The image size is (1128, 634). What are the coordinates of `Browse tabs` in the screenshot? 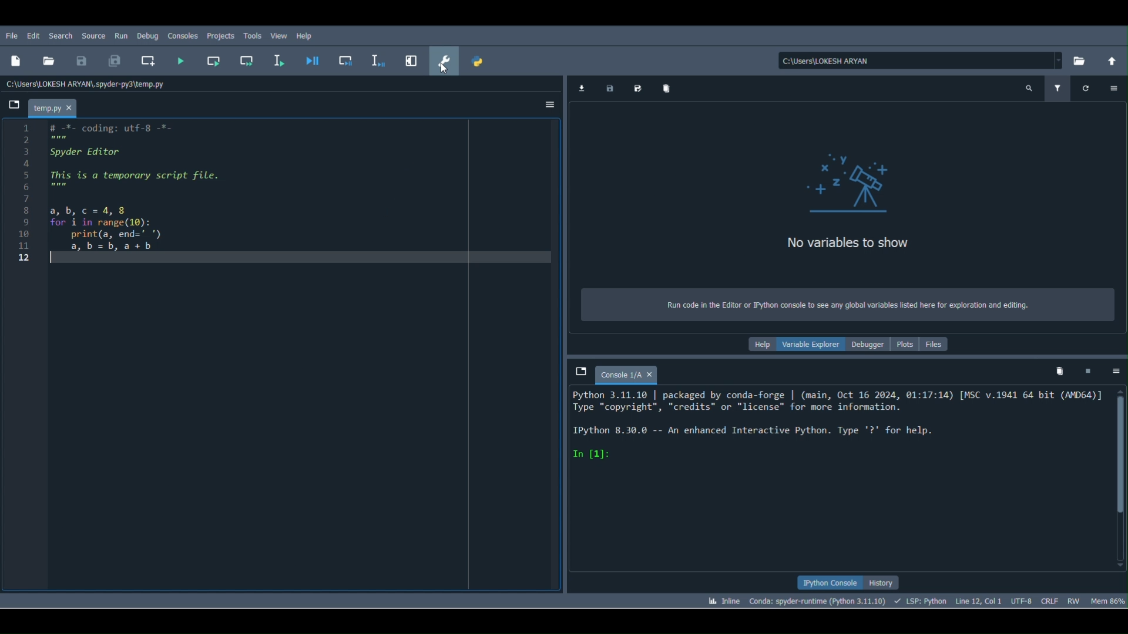 It's located at (579, 373).